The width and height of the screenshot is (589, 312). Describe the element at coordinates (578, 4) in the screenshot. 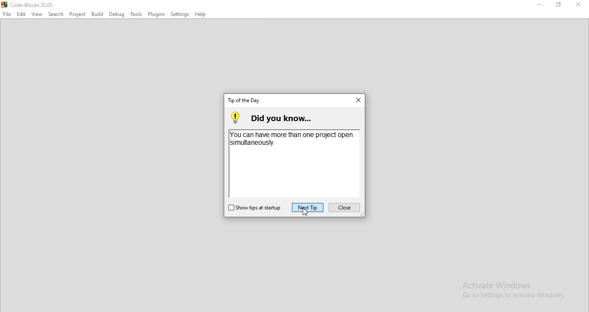

I see `Close` at that location.